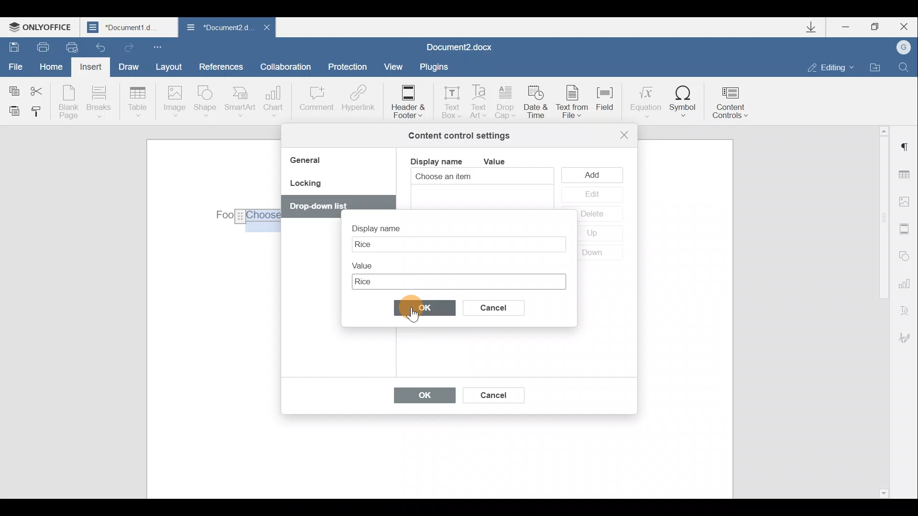 This screenshot has height=516, width=918. I want to click on Display name, so click(384, 226).